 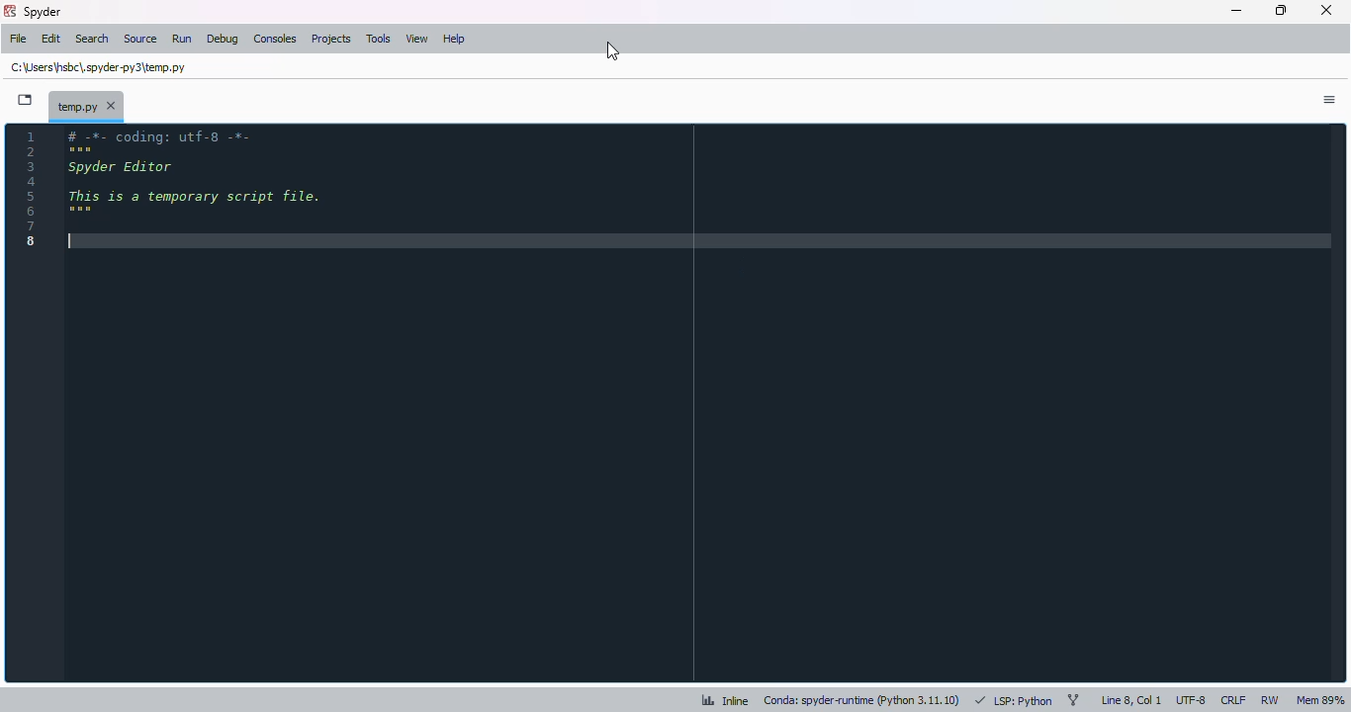 I want to click on inline, so click(x=726, y=700).